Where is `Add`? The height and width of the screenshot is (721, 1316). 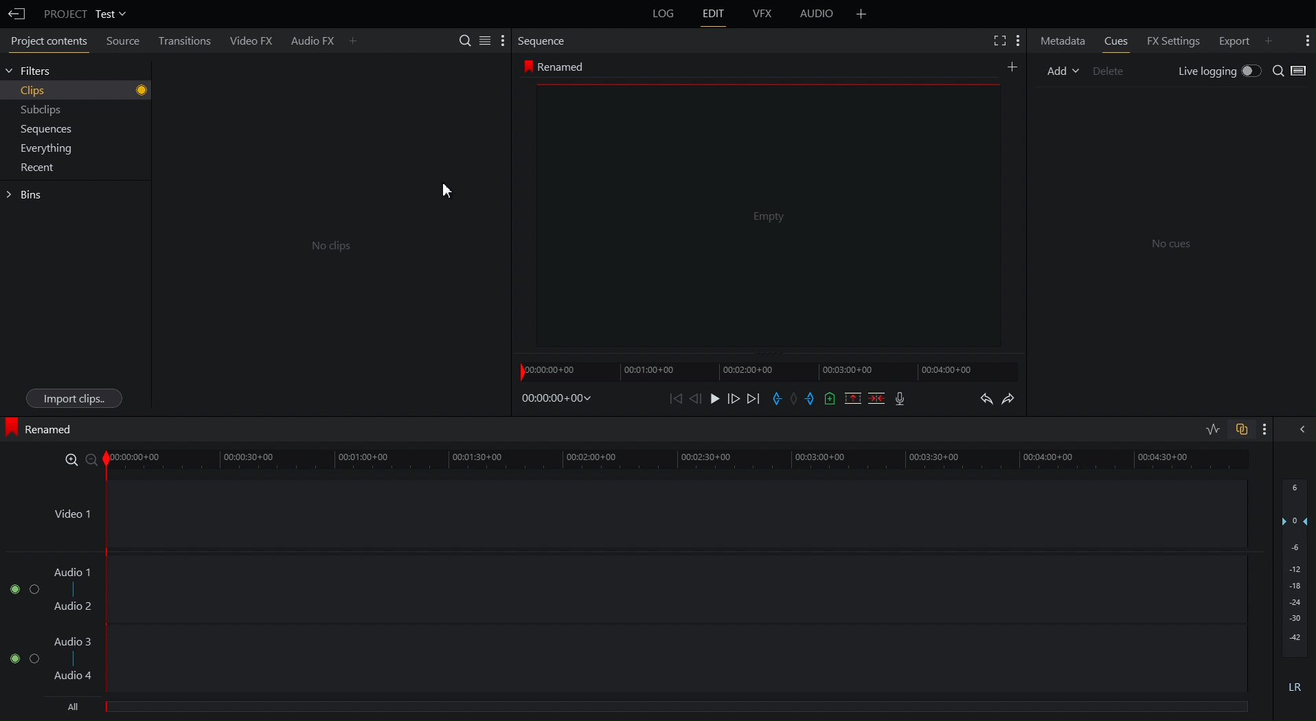 Add is located at coordinates (1014, 67).